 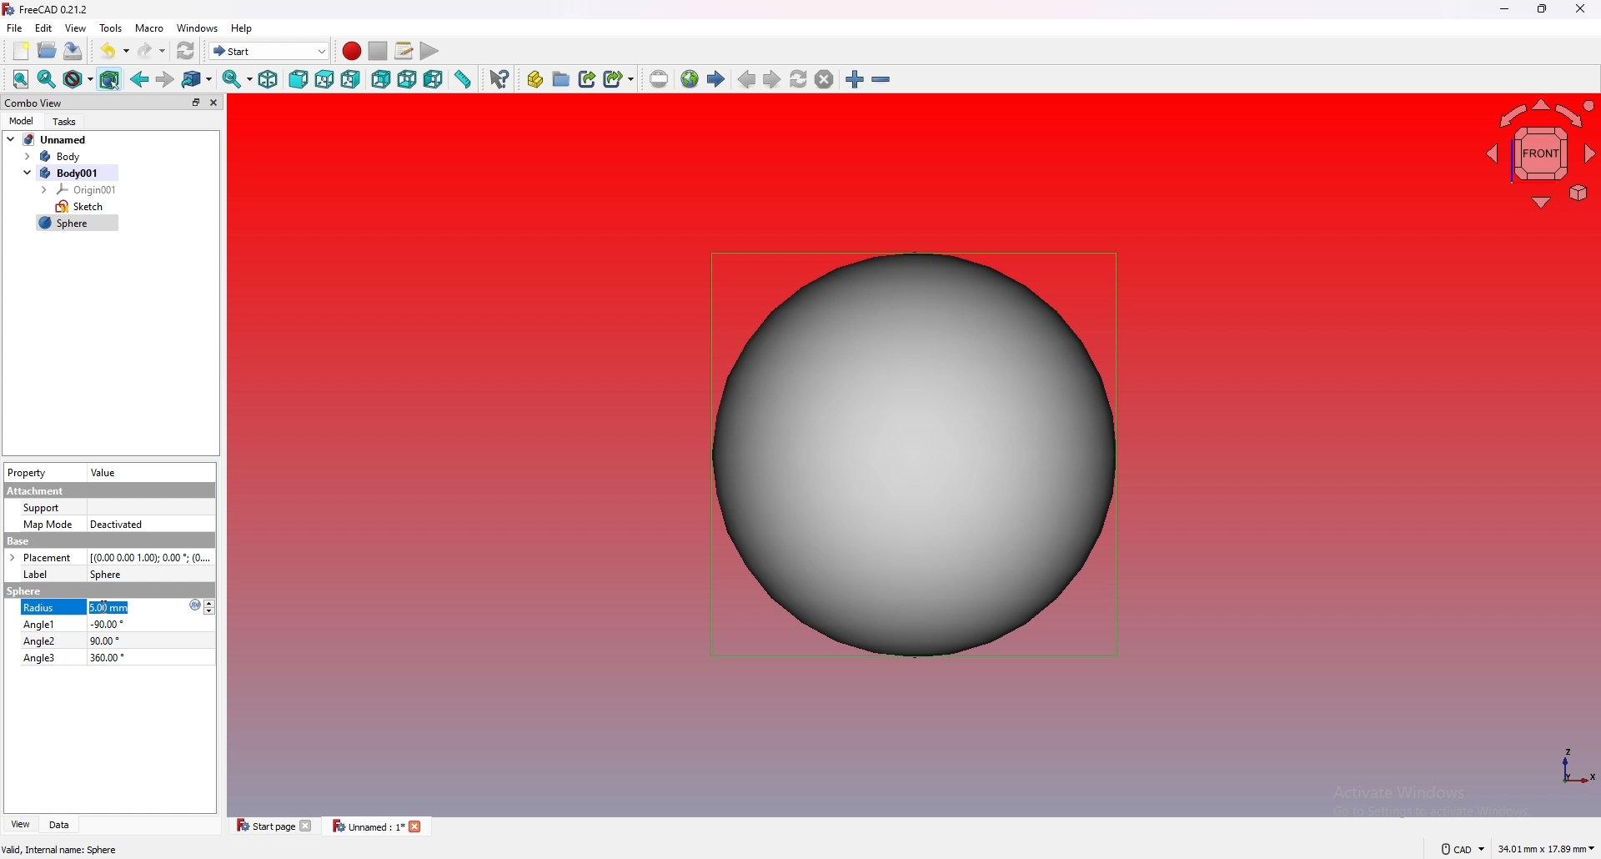 What do you see at coordinates (36, 491) in the screenshot?
I see `Attachment` at bounding box center [36, 491].